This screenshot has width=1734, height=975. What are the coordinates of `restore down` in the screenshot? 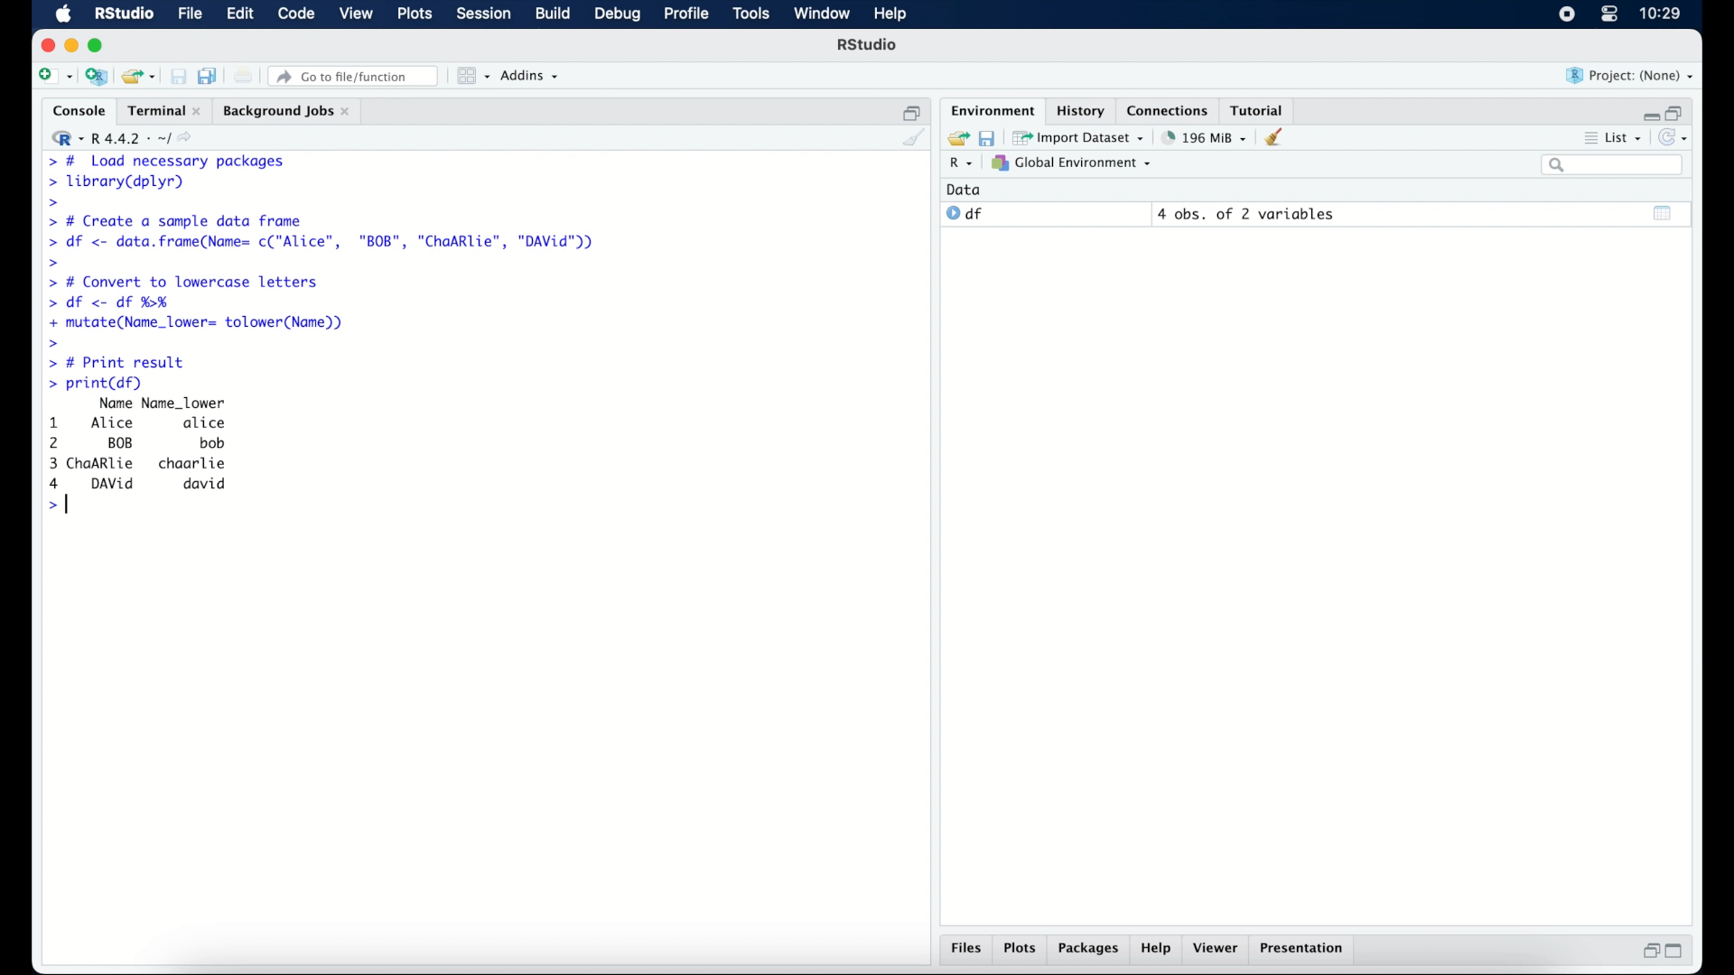 It's located at (912, 111).